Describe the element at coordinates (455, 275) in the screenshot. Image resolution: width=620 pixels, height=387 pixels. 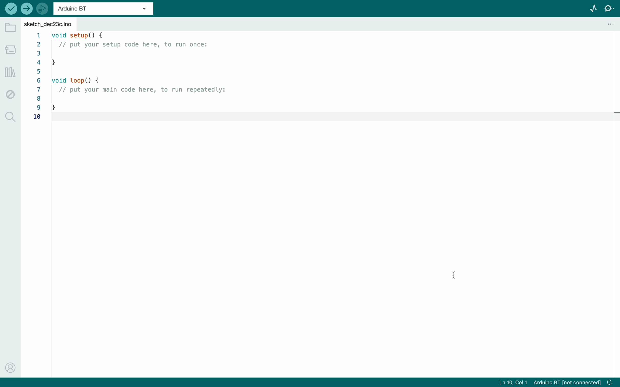
I see `cursor` at that location.